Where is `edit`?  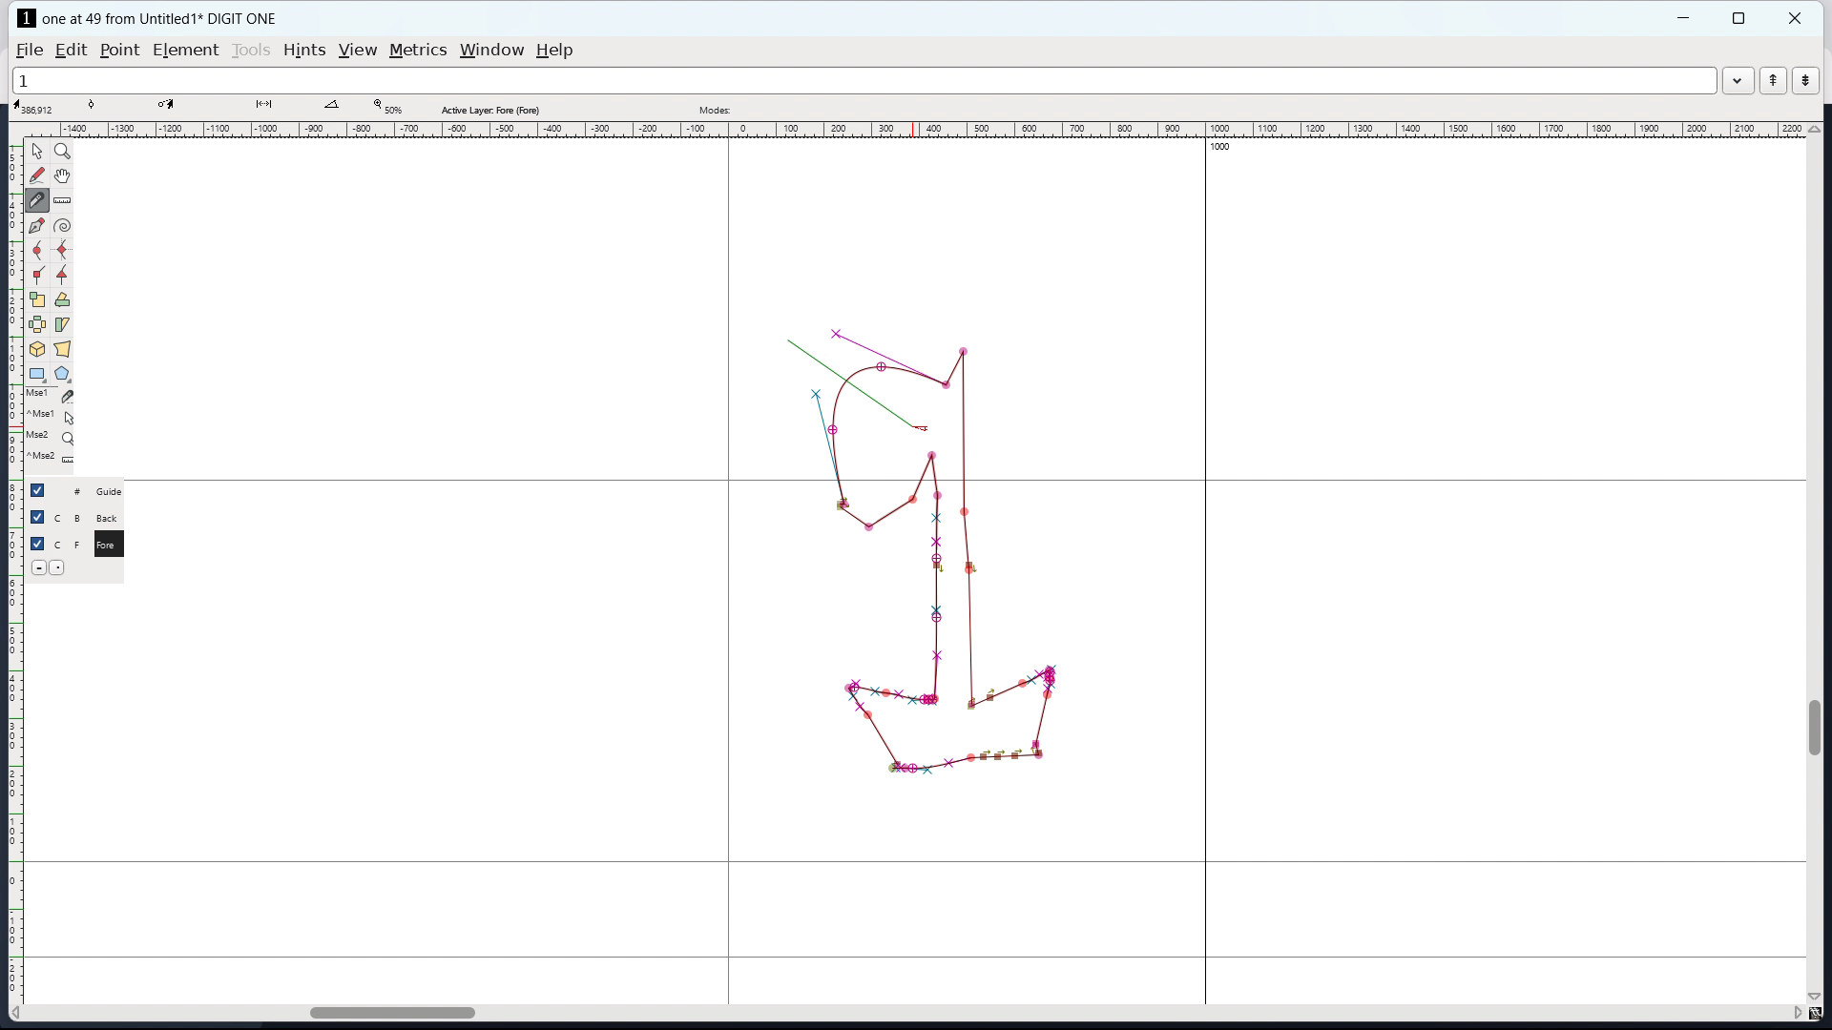
edit is located at coordinates (71, 51).